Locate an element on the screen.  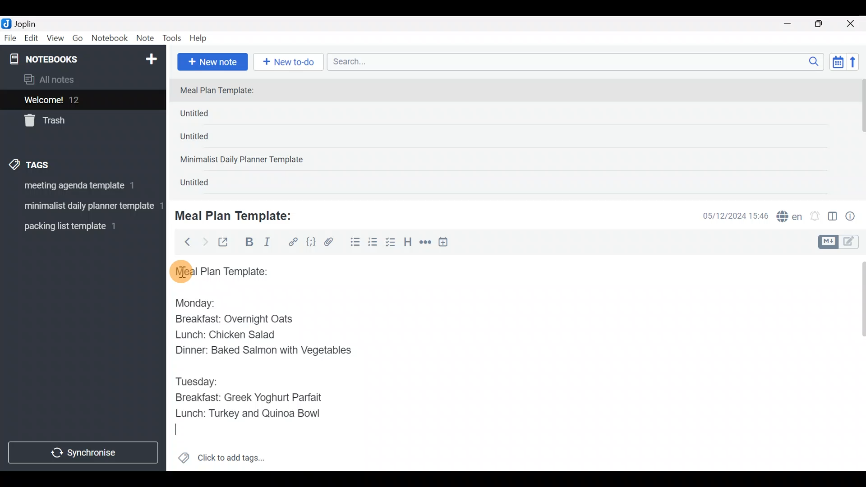
Search bar is located at coordinates (578, 60).